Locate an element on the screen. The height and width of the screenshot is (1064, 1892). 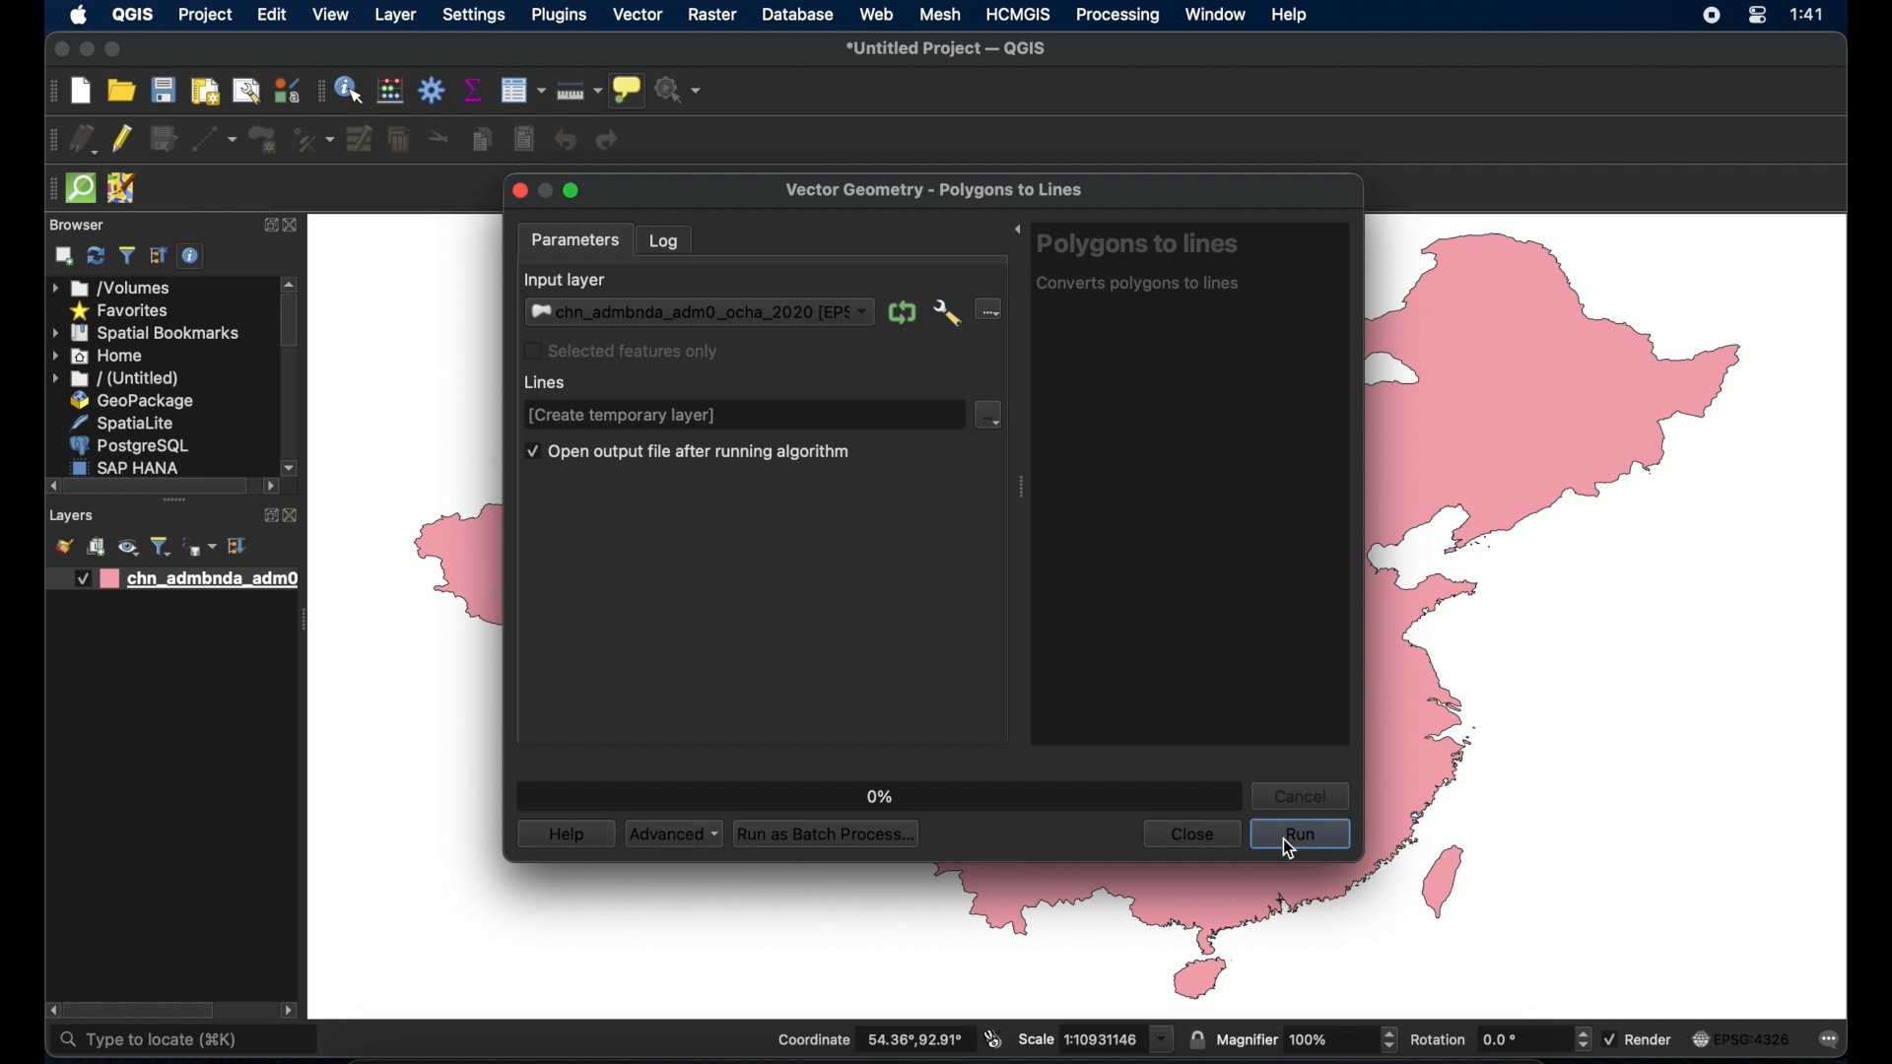
jsomremote is located at coordinates (123, 188).